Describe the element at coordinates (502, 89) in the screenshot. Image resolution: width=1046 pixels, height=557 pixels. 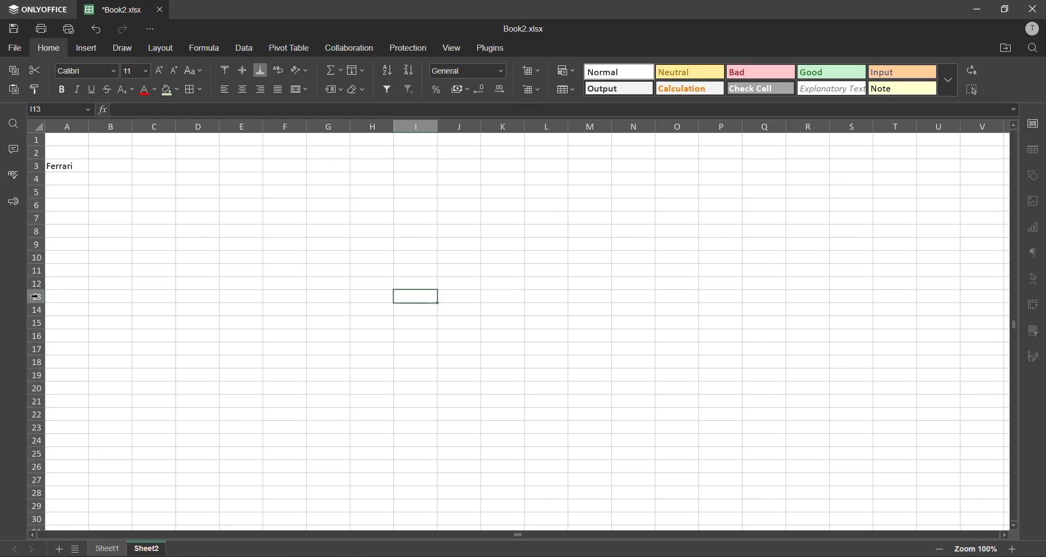
I see `increase decimal` at that location.